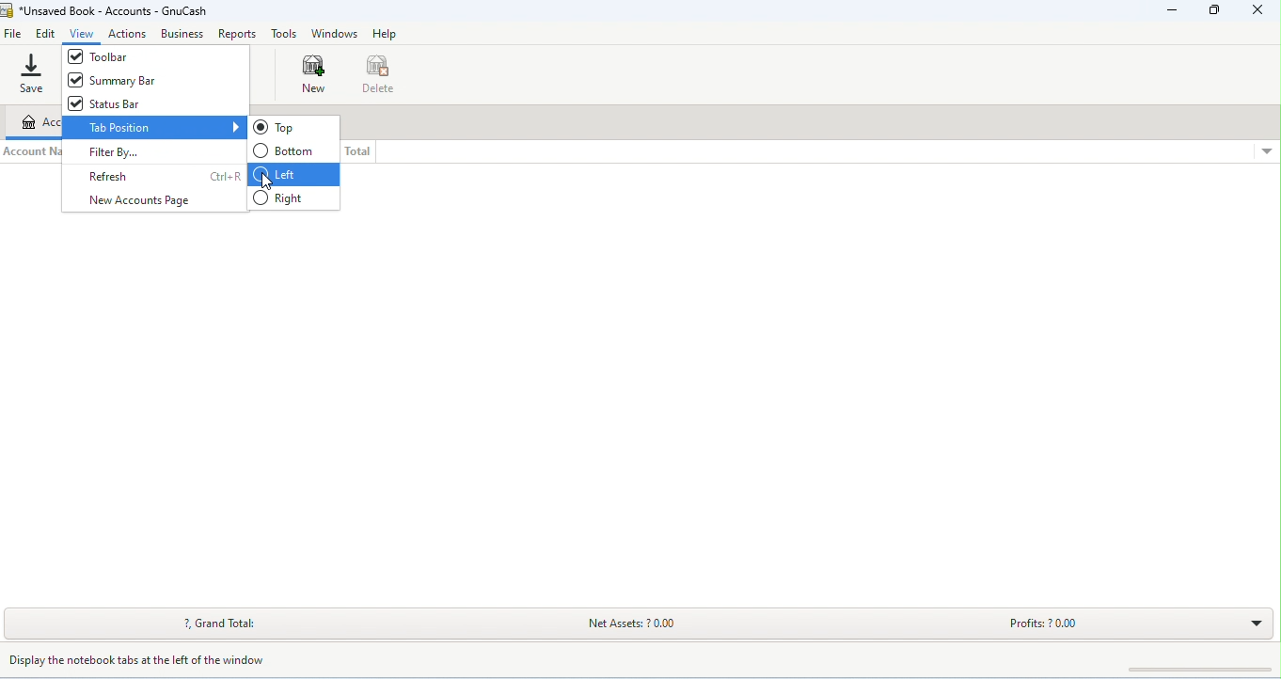  I want to click on top, so click(288, 127).